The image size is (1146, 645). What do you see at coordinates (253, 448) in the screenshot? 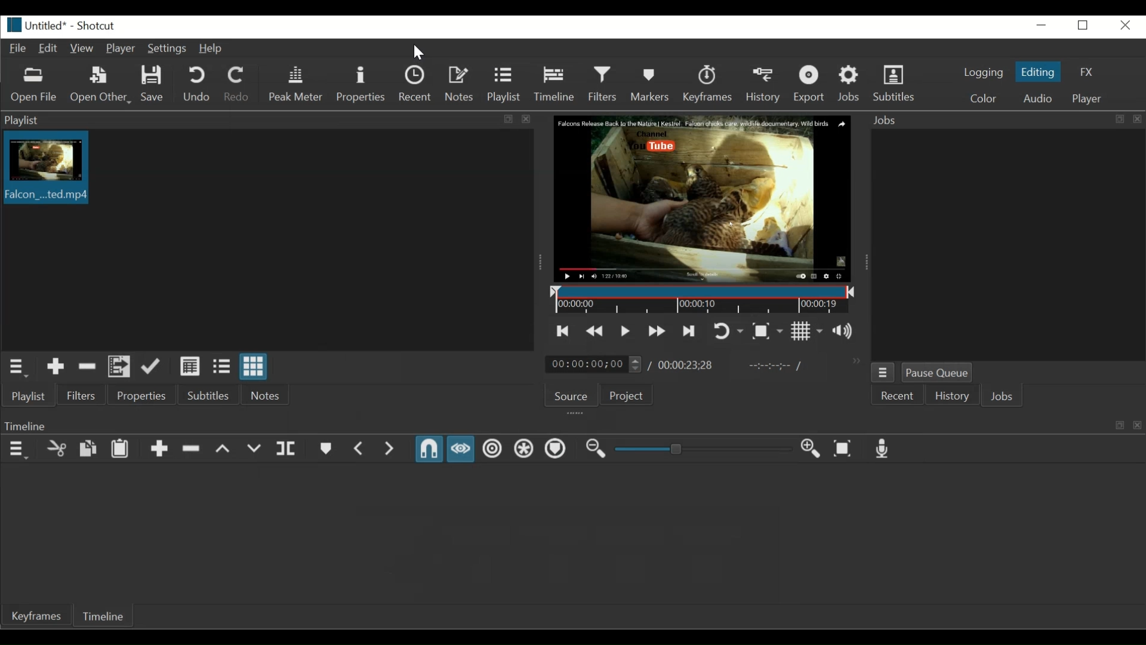
I see `Overwrite` at bounding box center [253, 448].